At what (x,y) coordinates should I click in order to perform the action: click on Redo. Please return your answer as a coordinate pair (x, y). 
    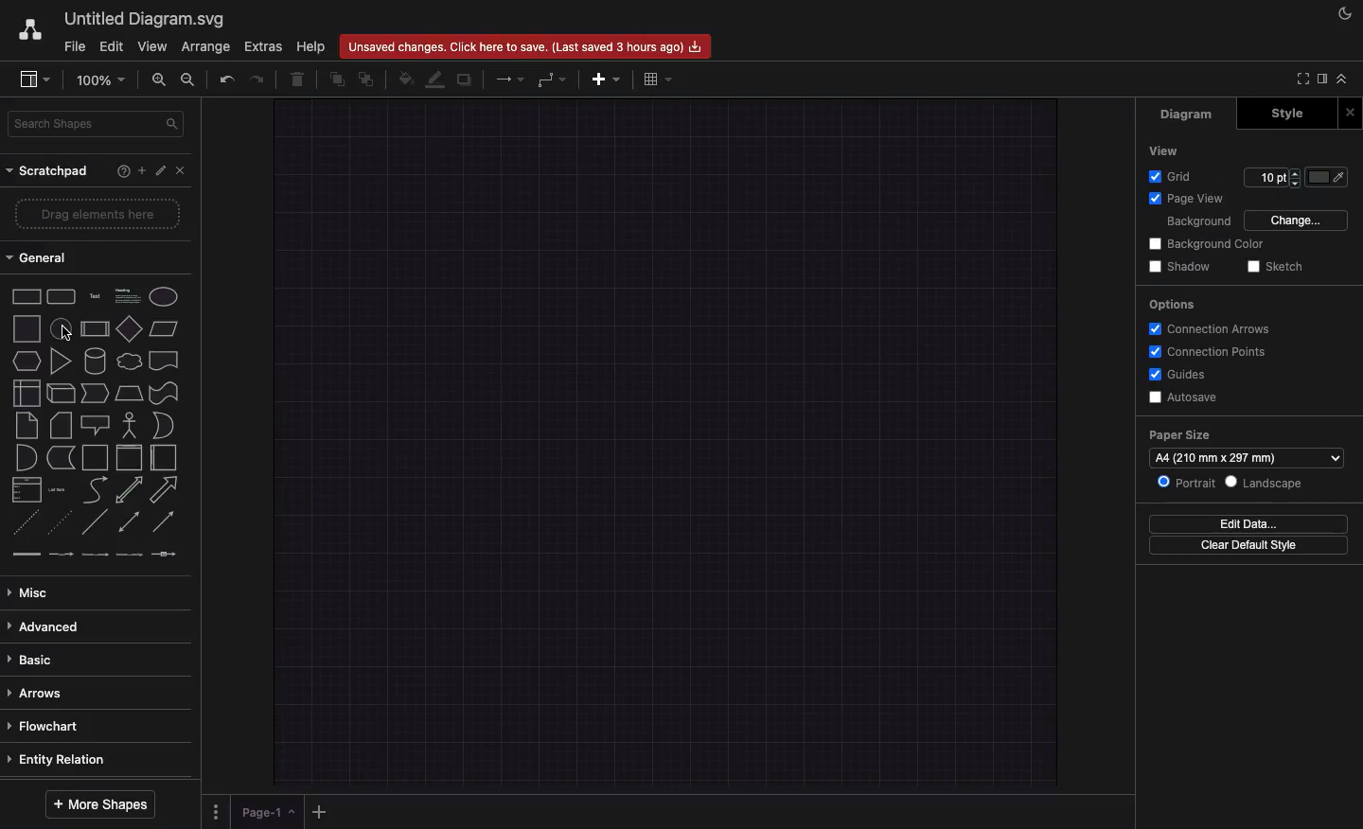
    Looking at the image, I should click on (261, 79).